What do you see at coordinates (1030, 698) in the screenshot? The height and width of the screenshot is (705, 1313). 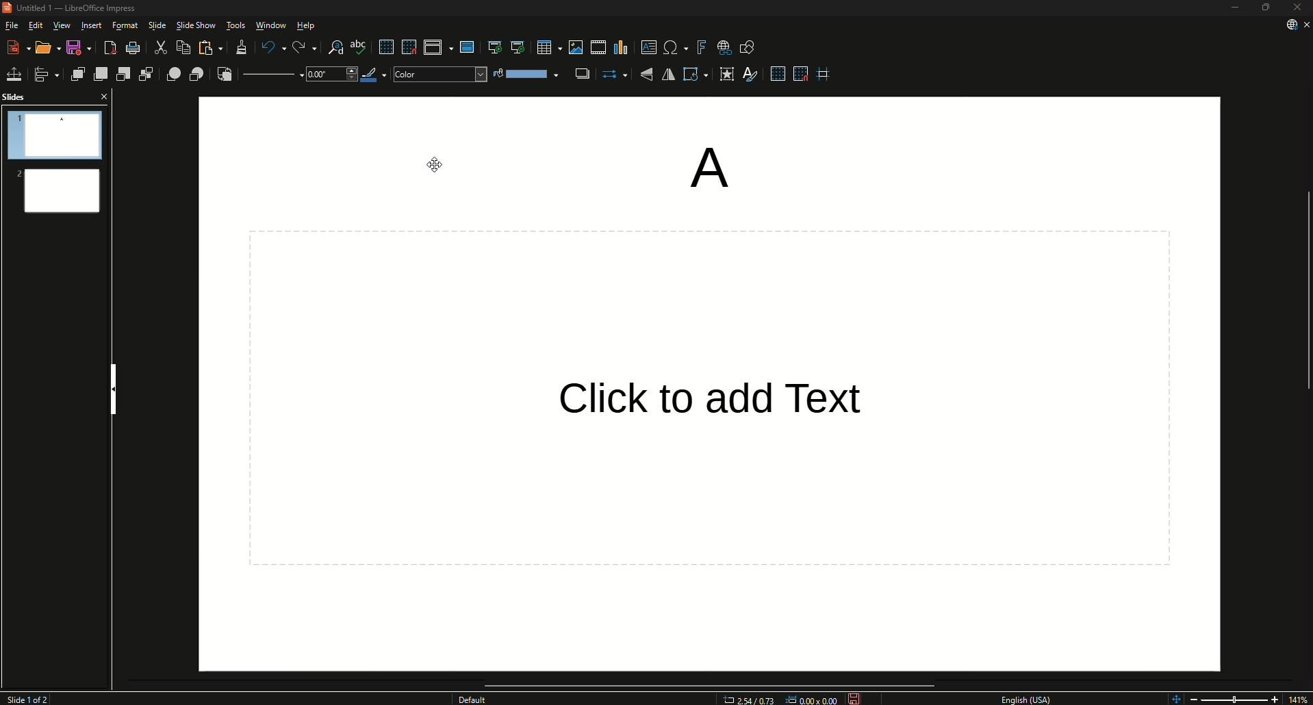 I see `English USA` at bounding box center [1030, 698].